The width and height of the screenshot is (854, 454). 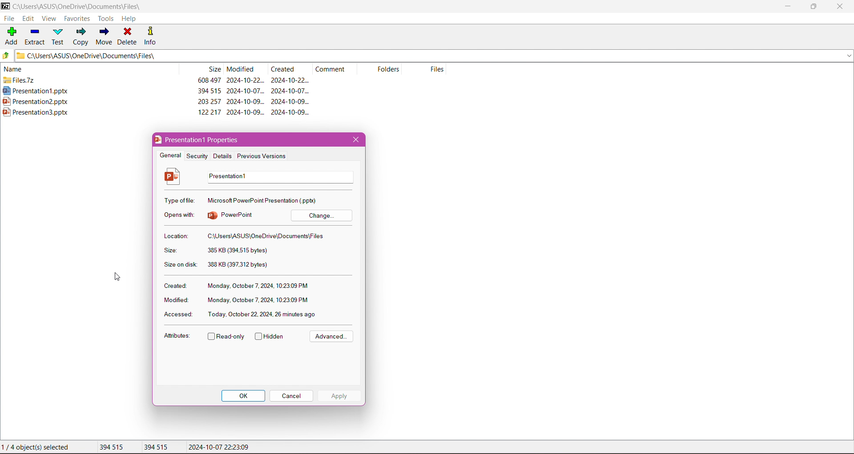 I want to click on monday, October 7, 2024, 10:23:09 PM, so click(x=264, y=286).